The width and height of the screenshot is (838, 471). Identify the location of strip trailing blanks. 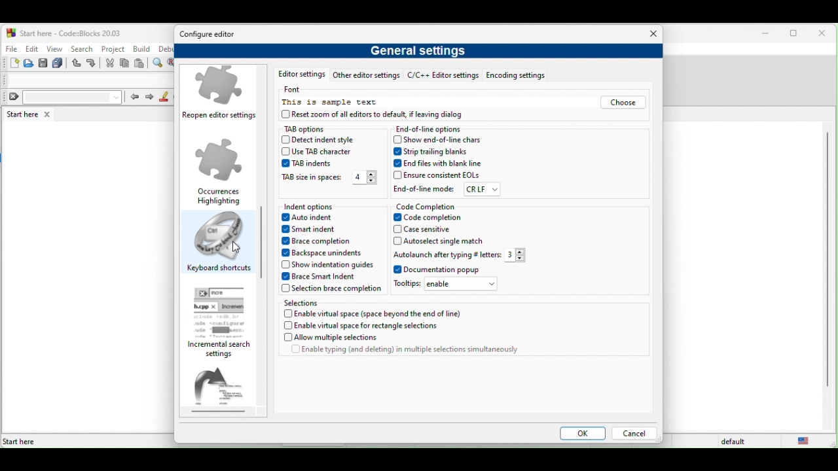
(433, 152).